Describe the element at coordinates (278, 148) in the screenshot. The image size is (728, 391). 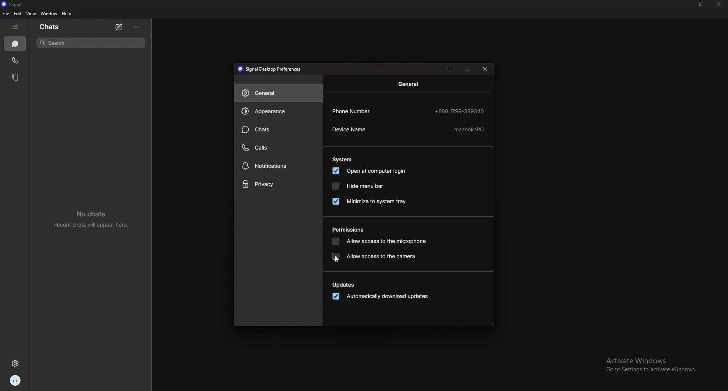
I see `calls` at that location.